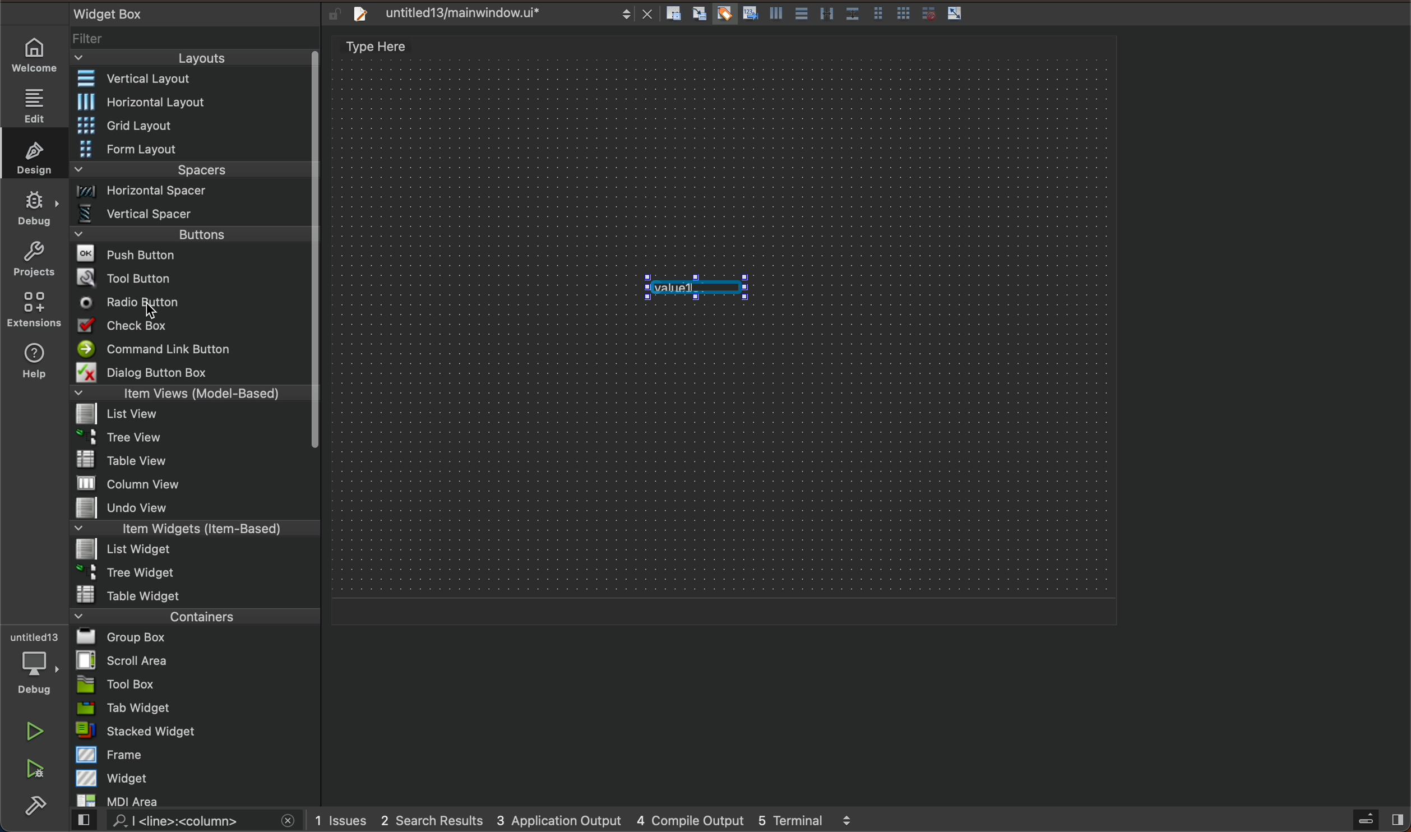 This screenshot has height=832, width=1411. What do you see at coordinates (192, 278) in the screenshot?
I see `tool button` at bounding box center [192, 278].